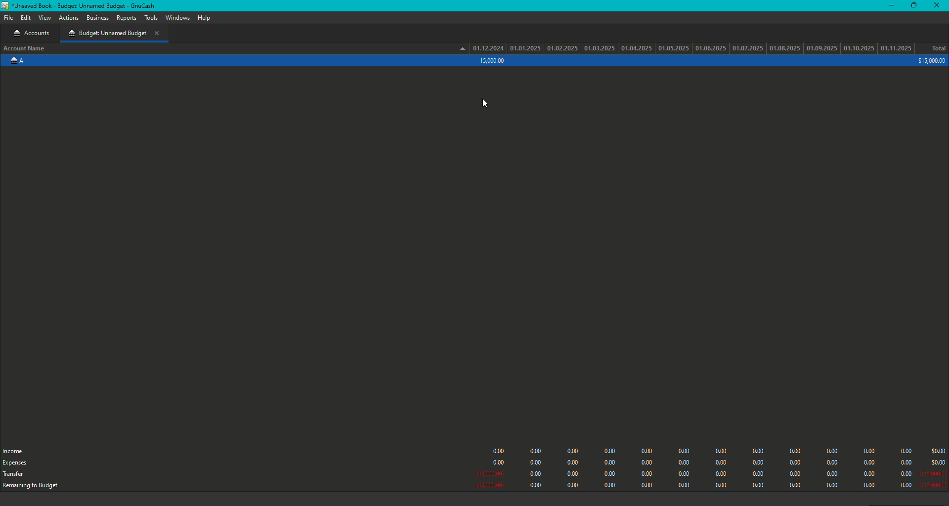  What do you see at coordinates (36, 487) in the screenshot?
I see `Remaining to Budget` at bounding box center [36, 487].